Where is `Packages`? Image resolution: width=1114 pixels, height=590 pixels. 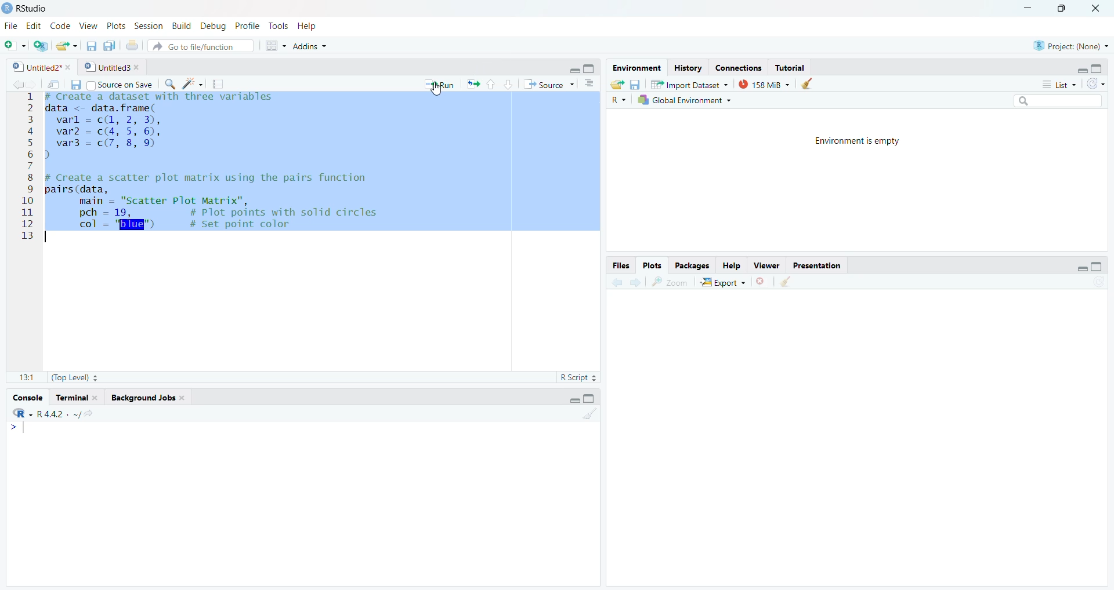 Packages is located at coordinates (694, 265).